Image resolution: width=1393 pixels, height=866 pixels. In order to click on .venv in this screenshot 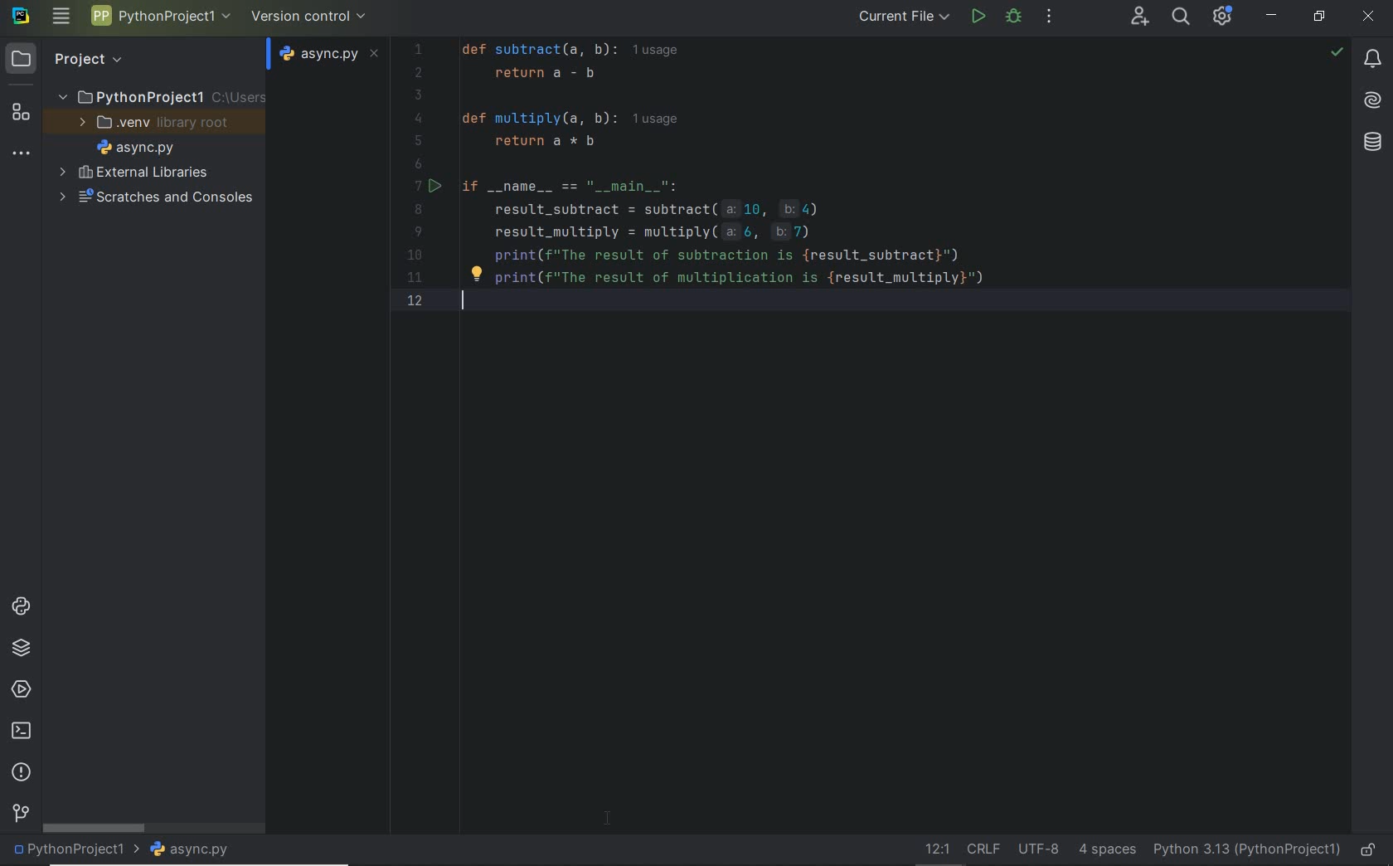, I will do `click(160, 125)`.